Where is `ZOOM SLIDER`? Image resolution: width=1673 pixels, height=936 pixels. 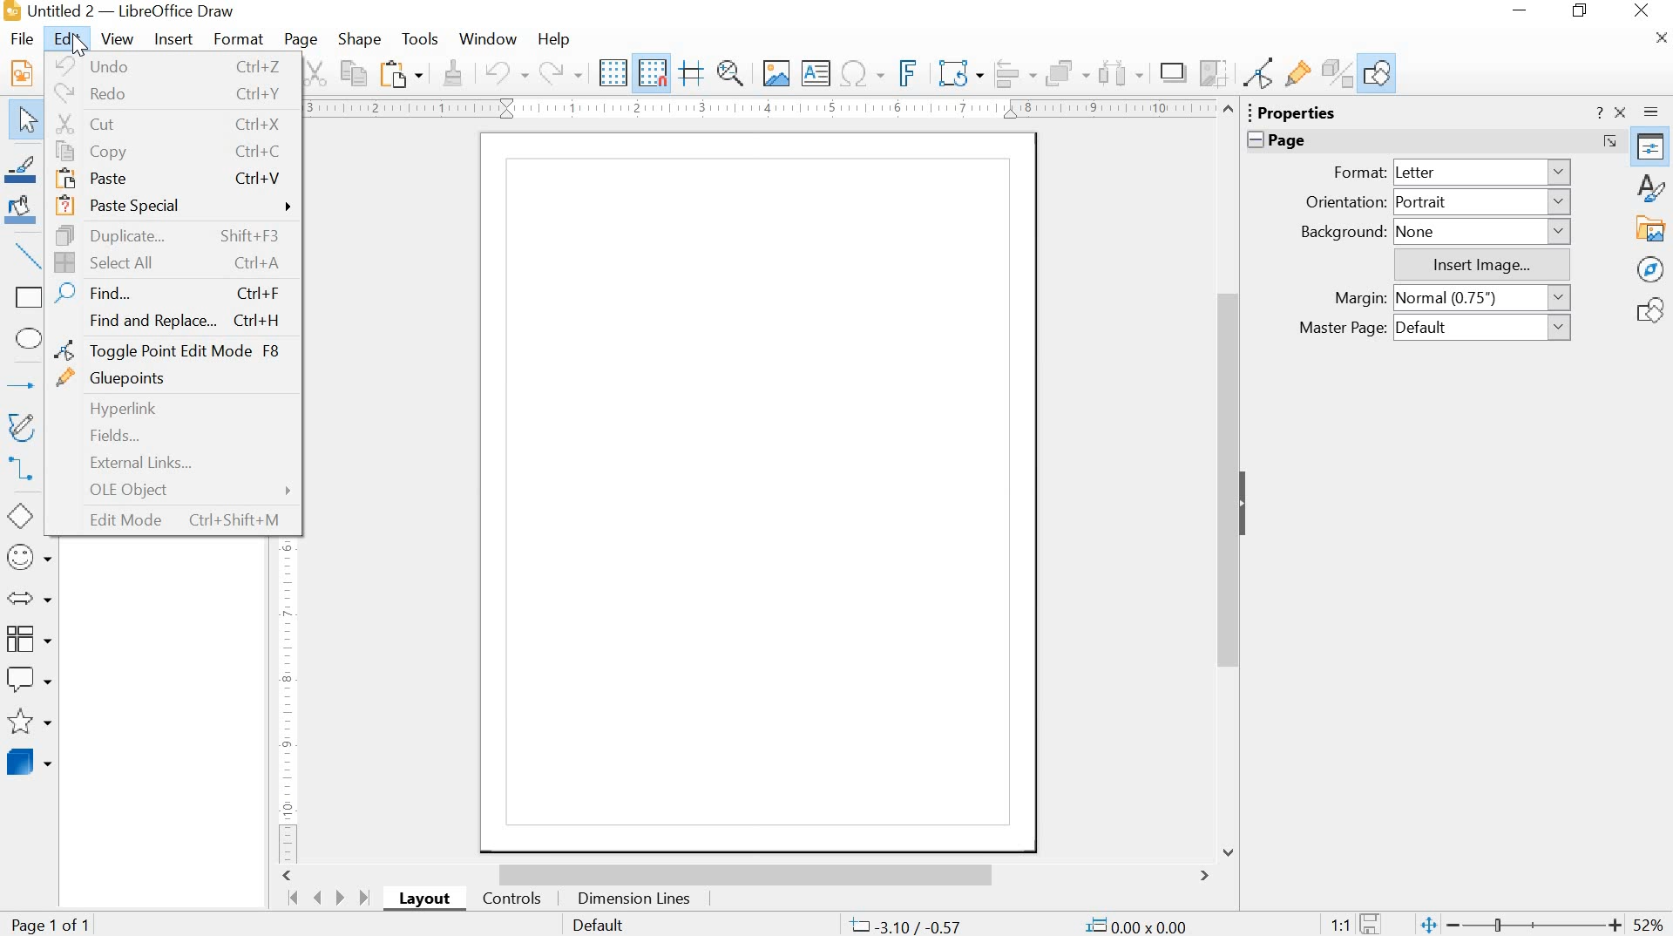 ZOOM SLIDER is located at coordinates (1521, 923).